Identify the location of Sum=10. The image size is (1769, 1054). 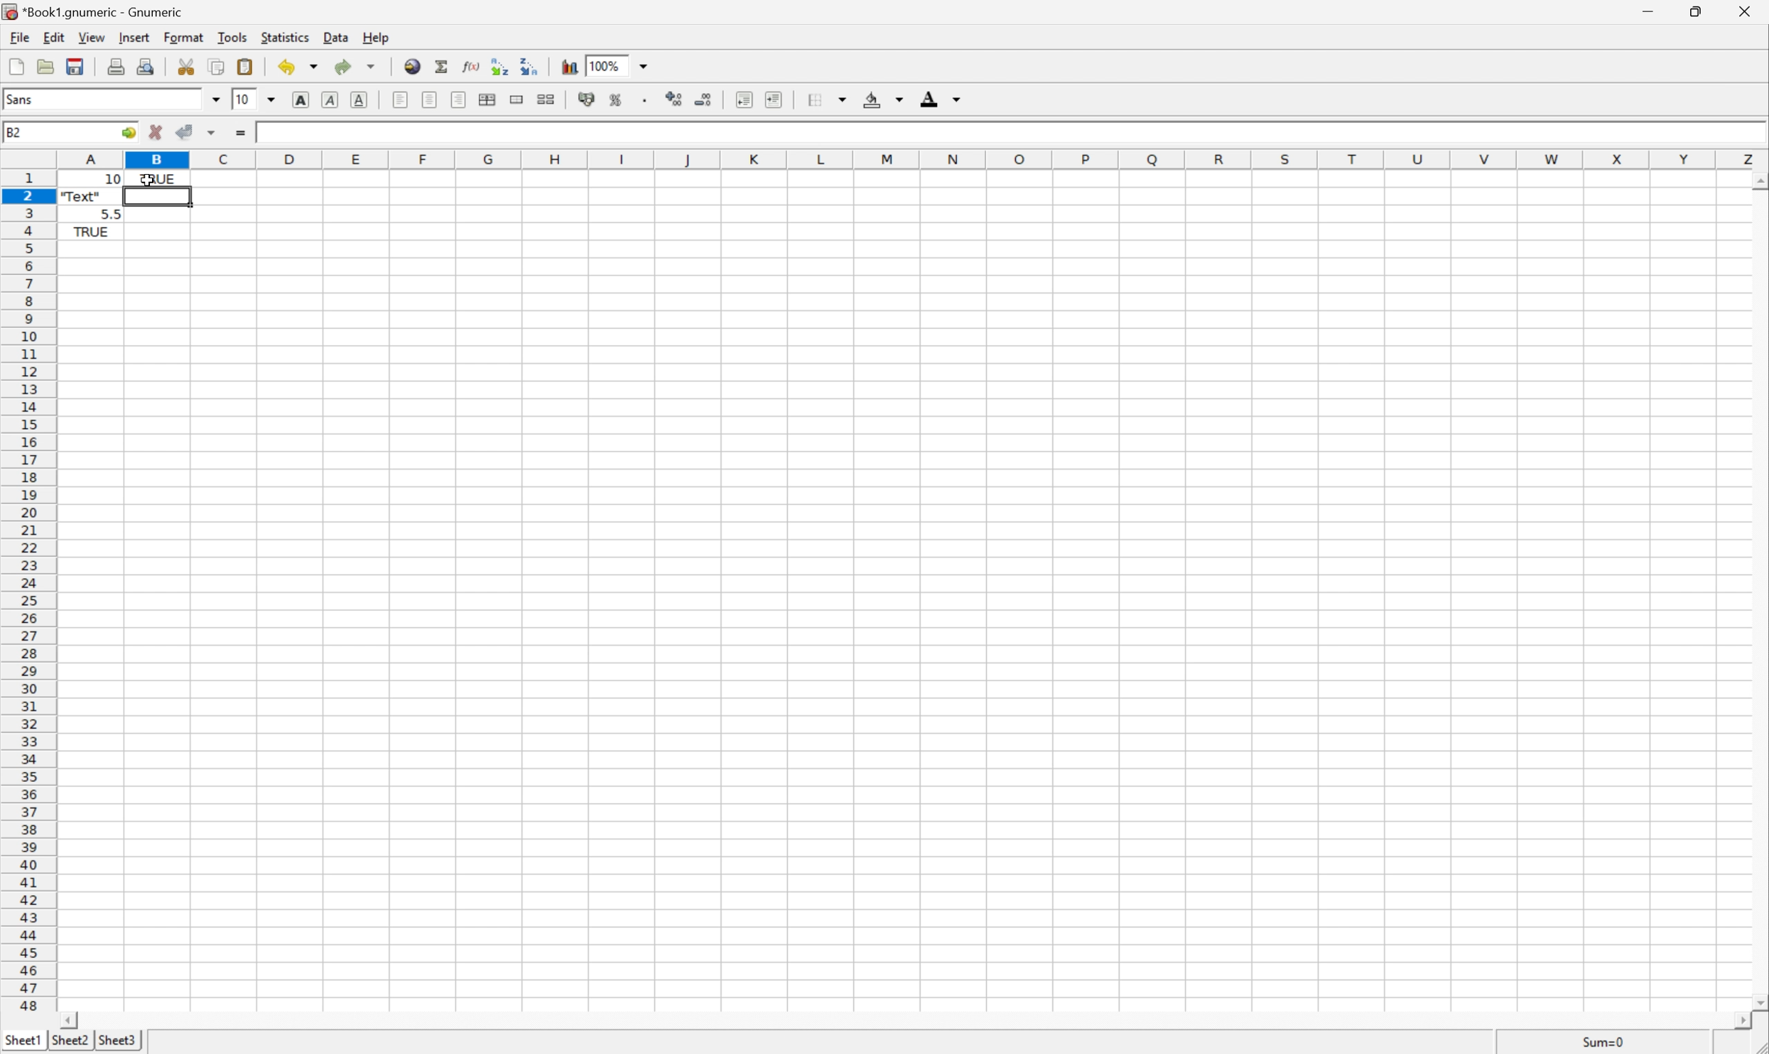
(1606, 1039).